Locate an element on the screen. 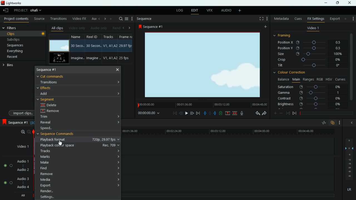 The image size is (356, 200). remove is located at coordinates (53, 111).